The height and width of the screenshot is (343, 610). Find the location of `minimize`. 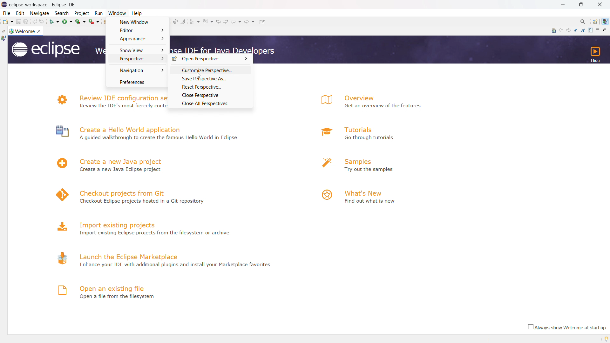

minimize is located at coordinates (562, 5).